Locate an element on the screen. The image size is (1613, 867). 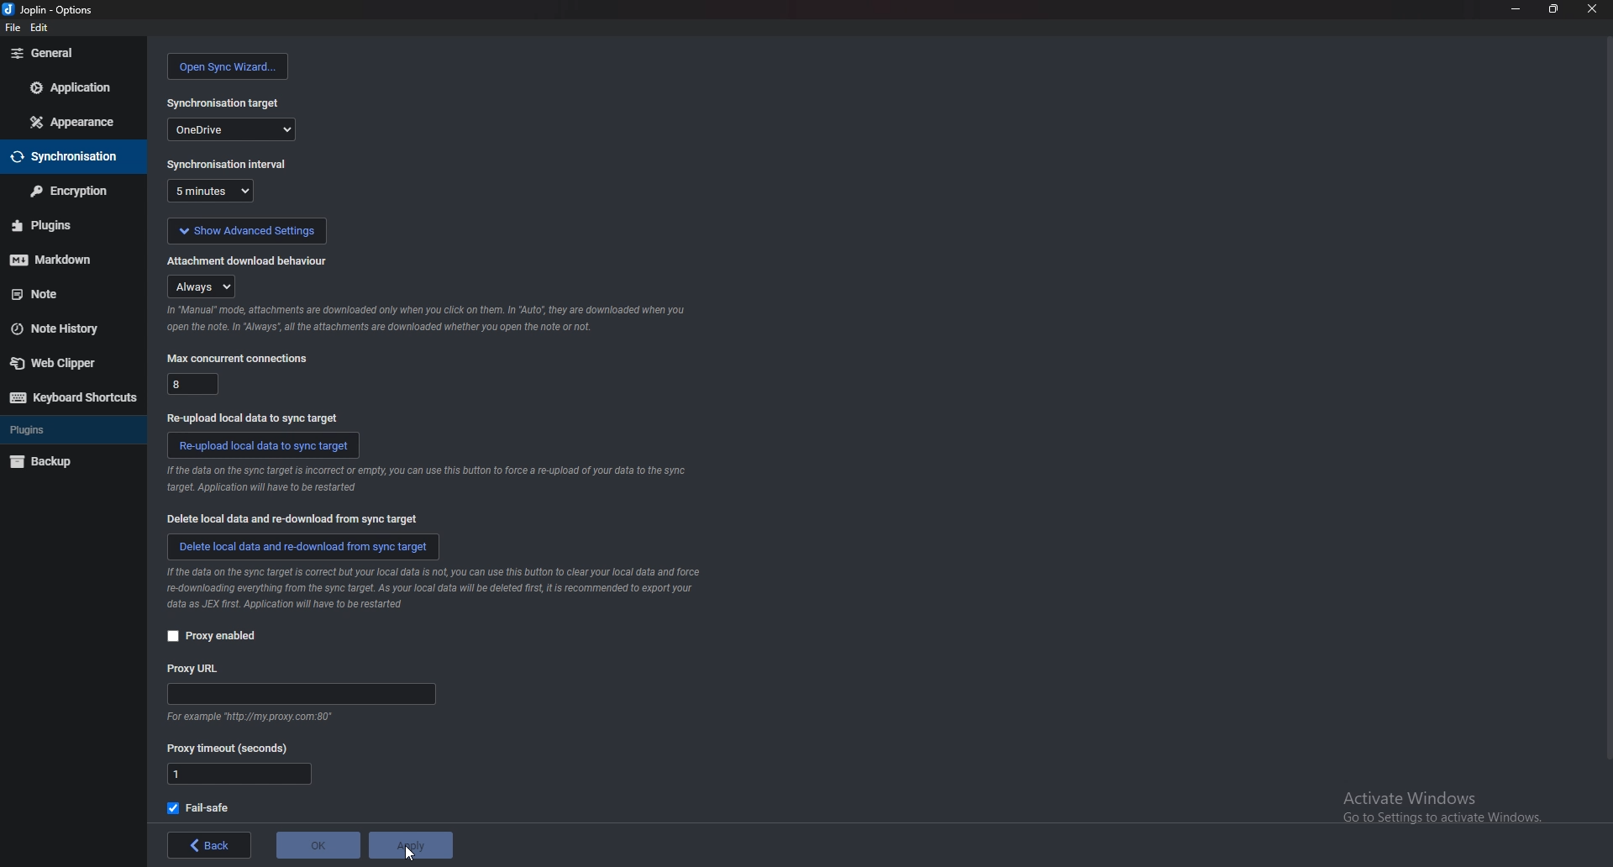
sync target is located at coordinates (226, 103).